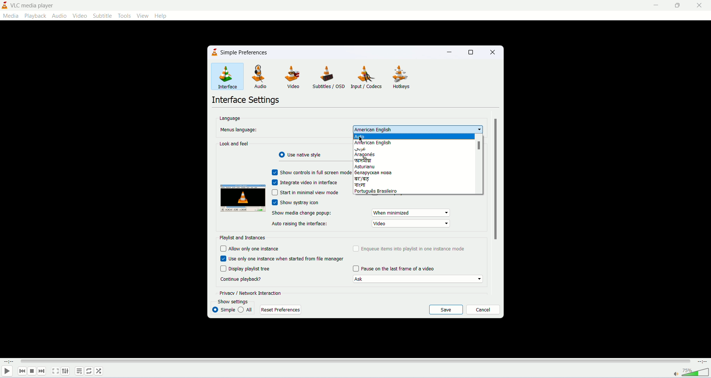 The height and width of the screenshot is (378, 711). Describe the element at coordinates (247, 269) in the screenshot. I see `display playlist tree` at that location.